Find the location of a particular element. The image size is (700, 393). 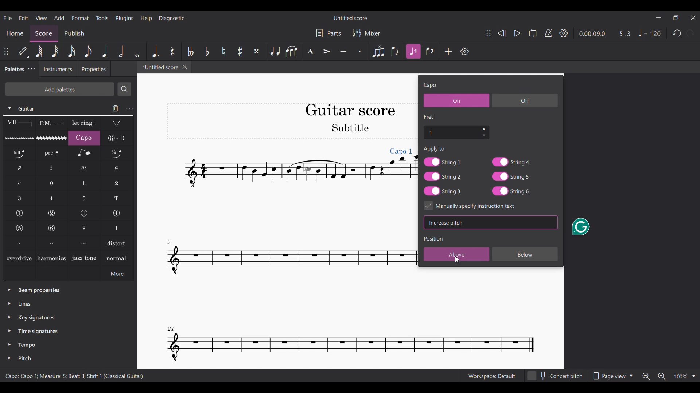

Publish is located at coordinates (74, 34).